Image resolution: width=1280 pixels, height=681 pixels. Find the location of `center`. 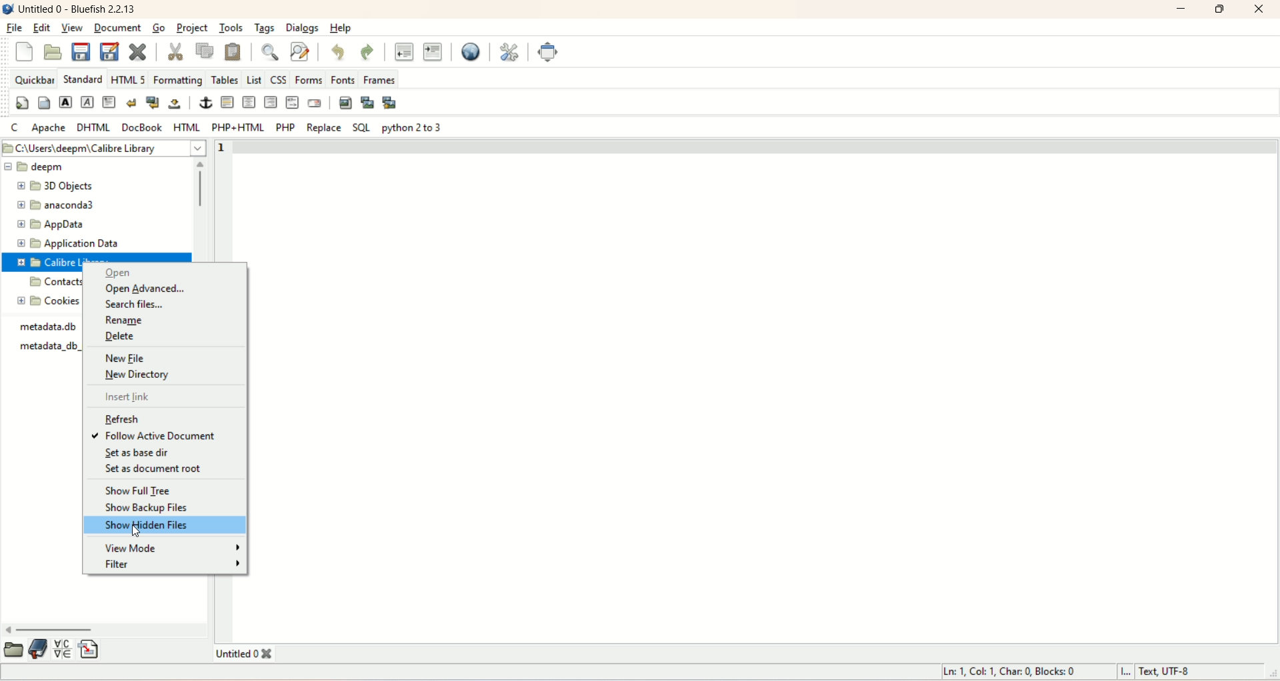

center is located at coordinates (249, 102).